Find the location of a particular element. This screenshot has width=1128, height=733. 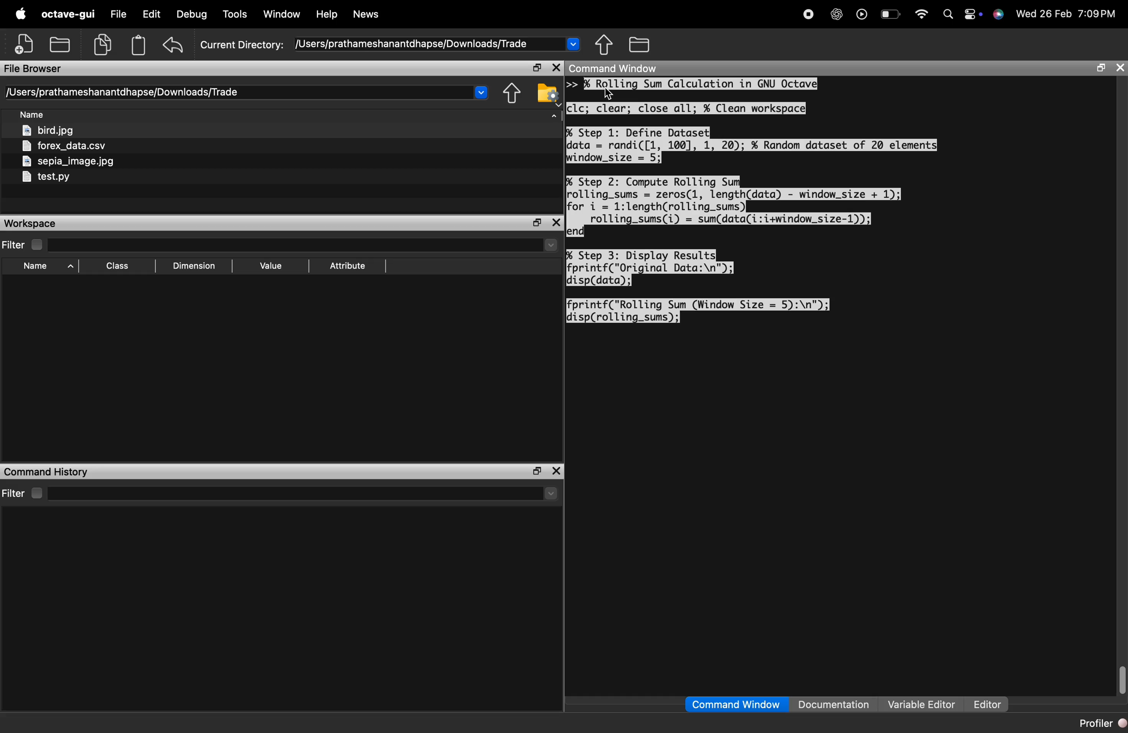

wifi is located at coordinates (921, 15).